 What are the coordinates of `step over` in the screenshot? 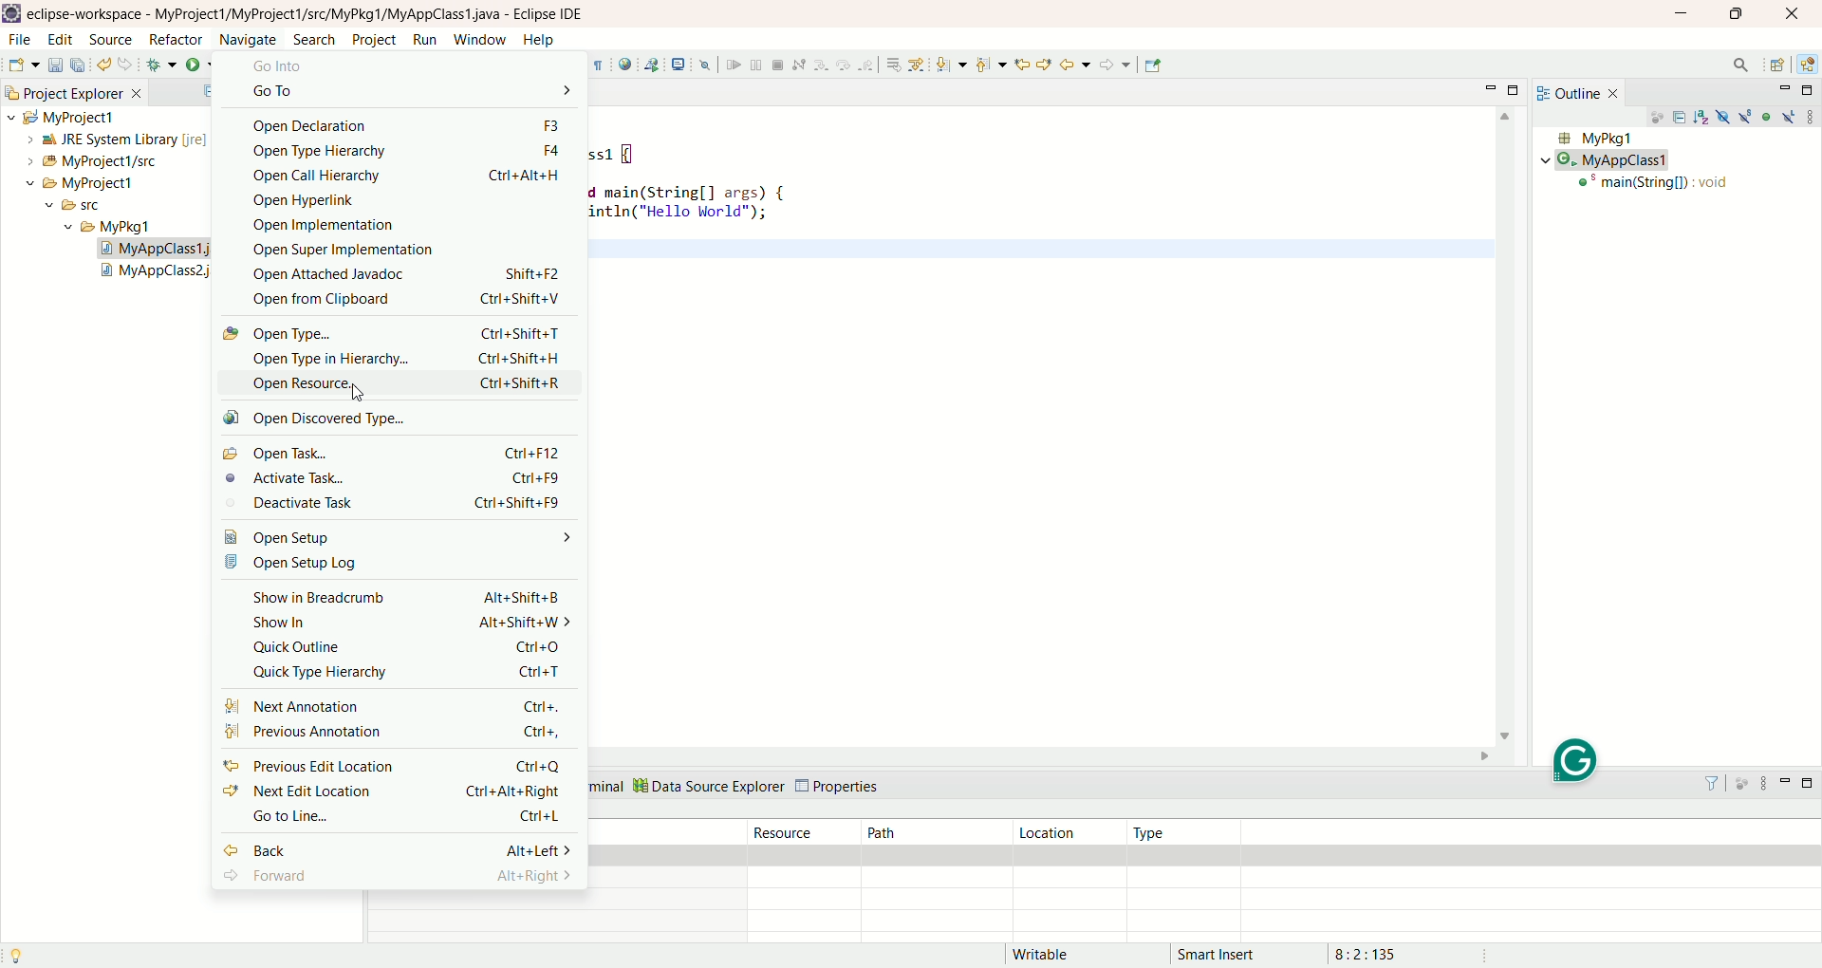 It's located at (845, 66).